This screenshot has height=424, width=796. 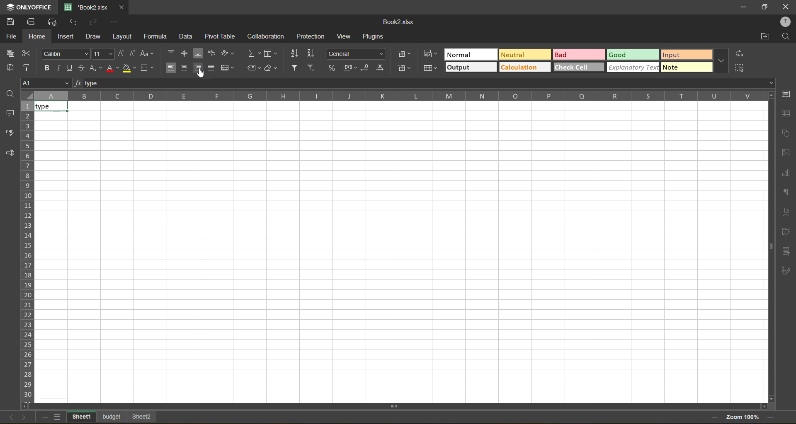 What do you see at coordinates (96, 37) in the screenshot?
I see `draw` at bounding box center [96, 37].